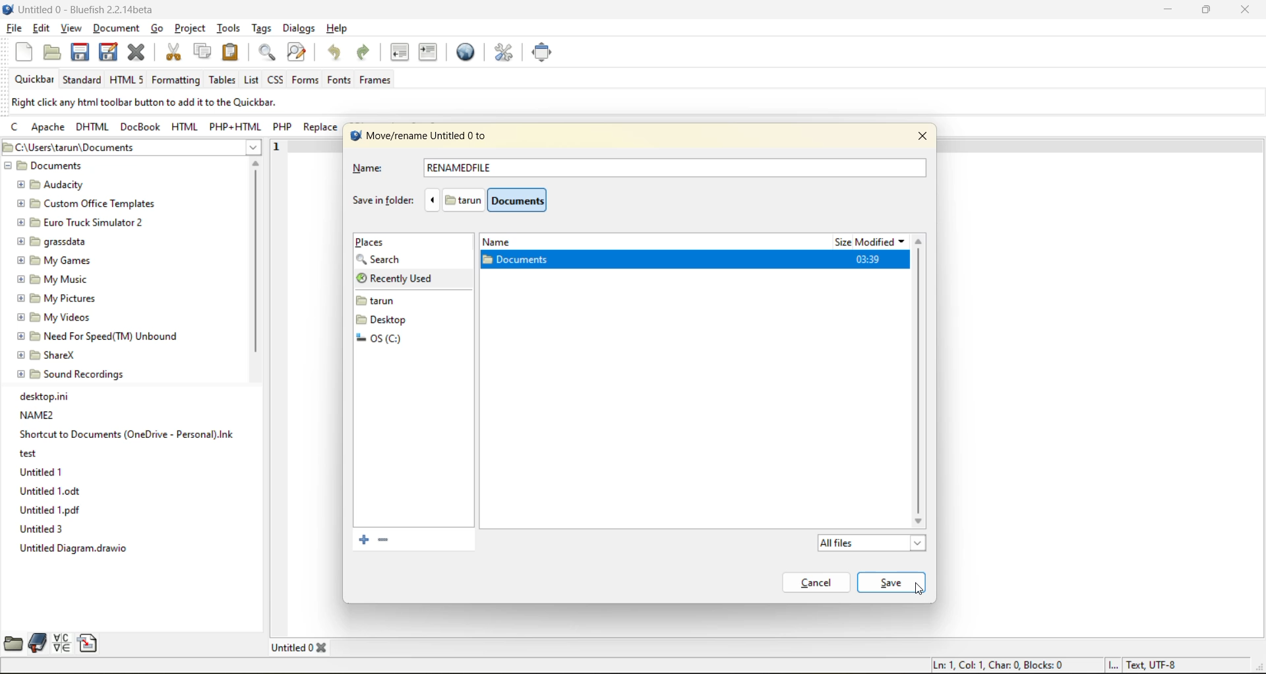 The image size is (1266, 674). Describe the element at coordinates (230, 28) in the screenshot. I see `tools` at that location.